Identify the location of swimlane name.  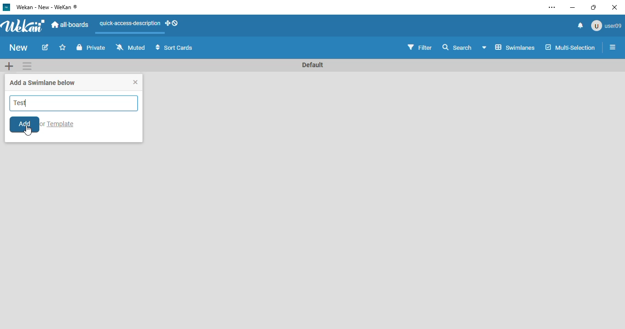
(313, 65).